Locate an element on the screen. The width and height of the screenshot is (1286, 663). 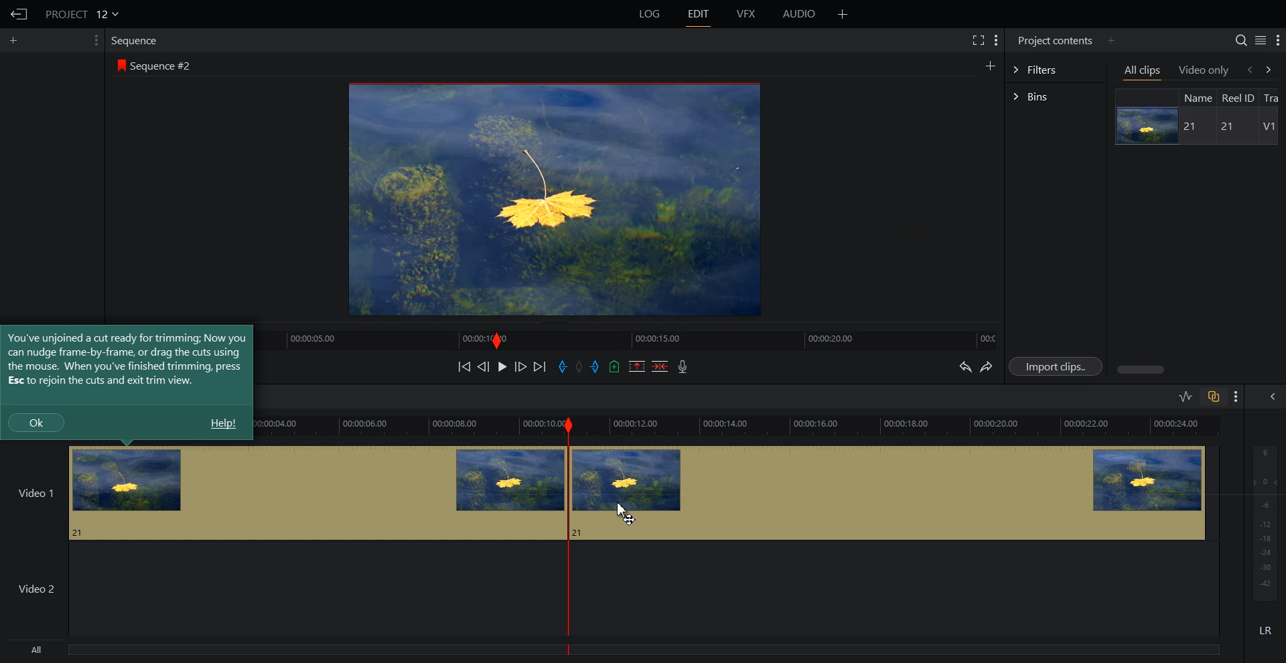
Redo is located at coordinates (987, 366).